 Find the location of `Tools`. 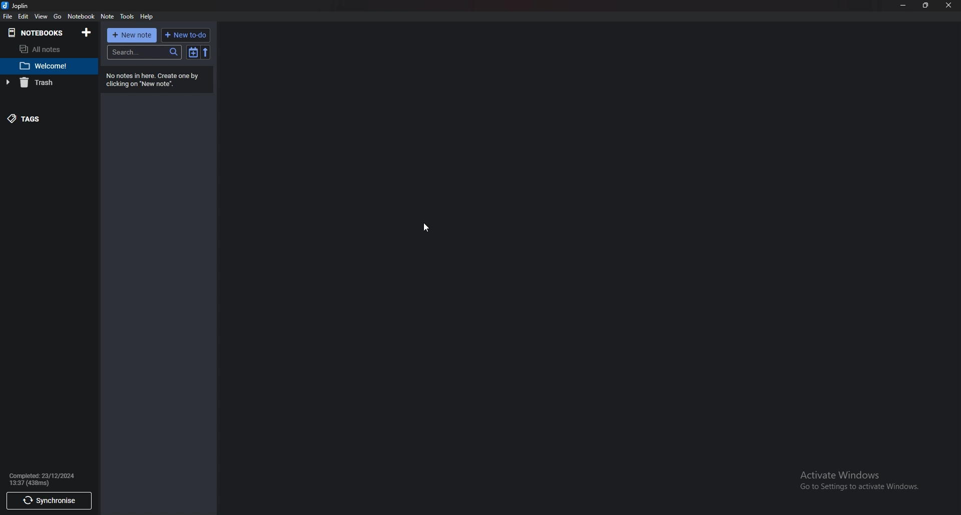

Tools is located at coordinates (128, 16).